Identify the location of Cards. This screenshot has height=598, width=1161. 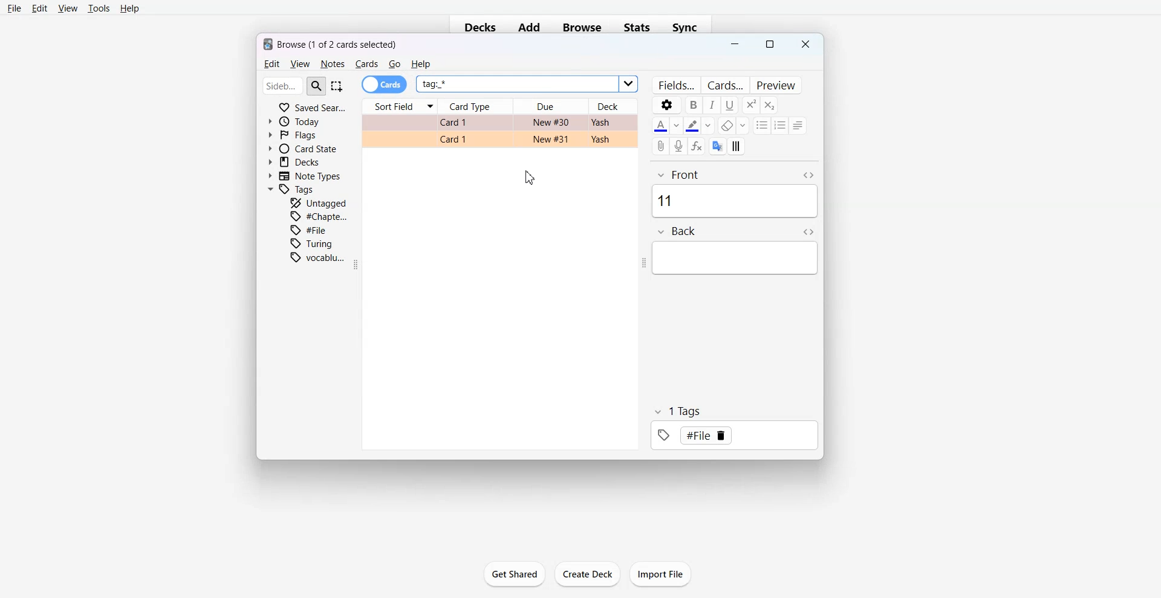
(366, 64).